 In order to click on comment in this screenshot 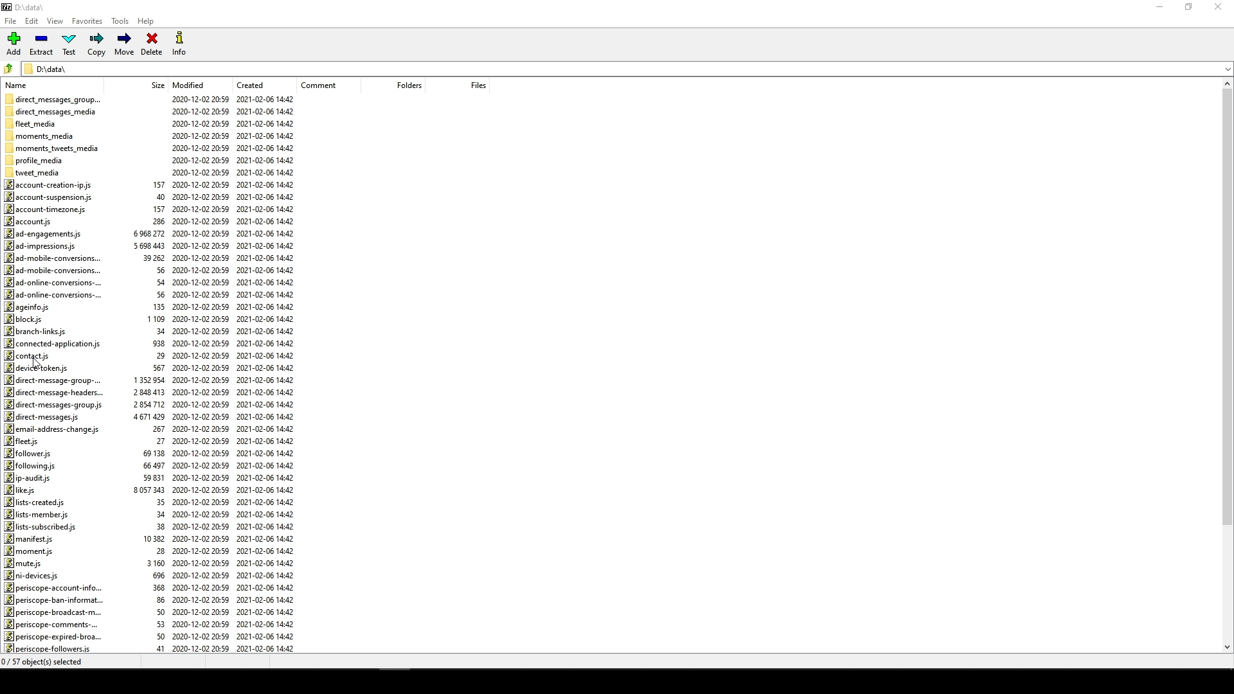, I will do `click(323, 85)`.